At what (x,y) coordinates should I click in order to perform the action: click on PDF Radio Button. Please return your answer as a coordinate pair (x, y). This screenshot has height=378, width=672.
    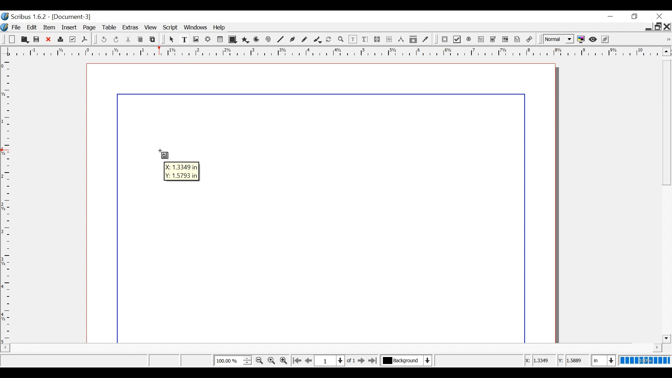
    Looking at the image, I should click on (469, 40).